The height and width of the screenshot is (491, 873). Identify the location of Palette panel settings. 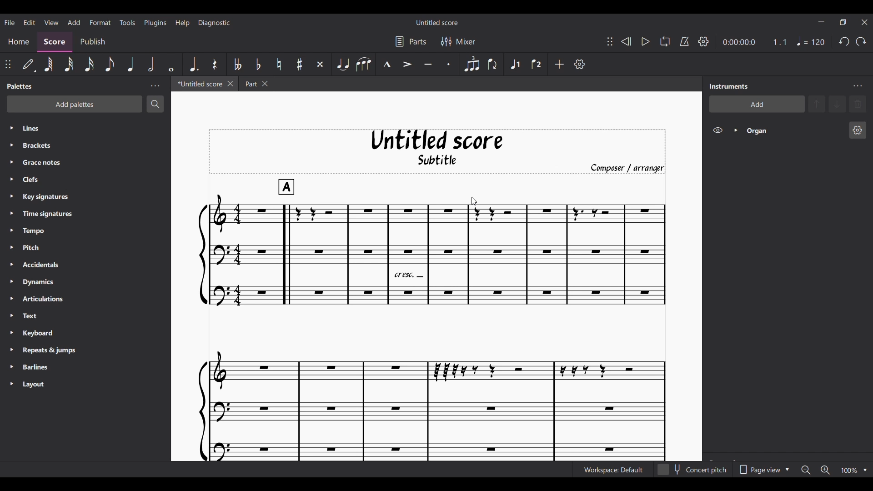
(155, 86).